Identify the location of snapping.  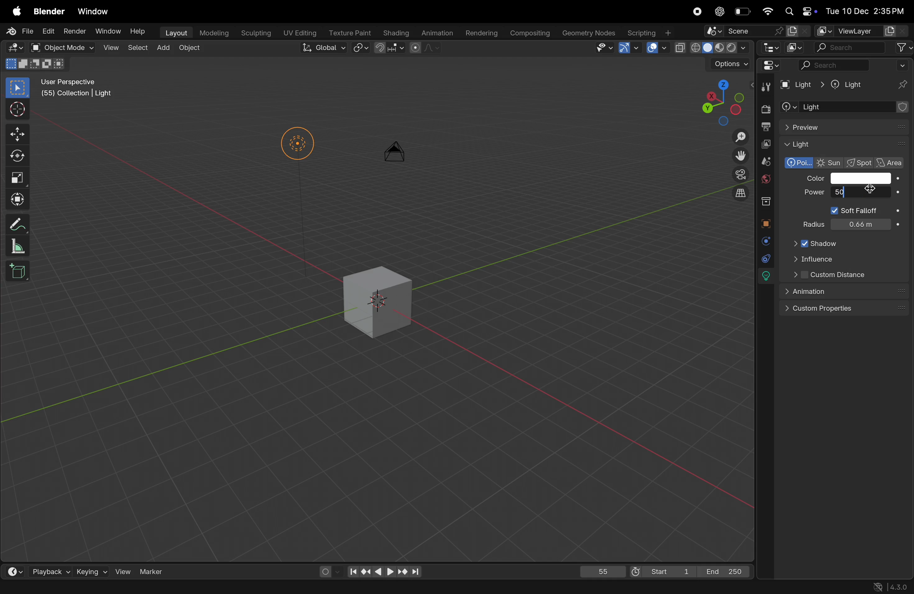
(390, 48).